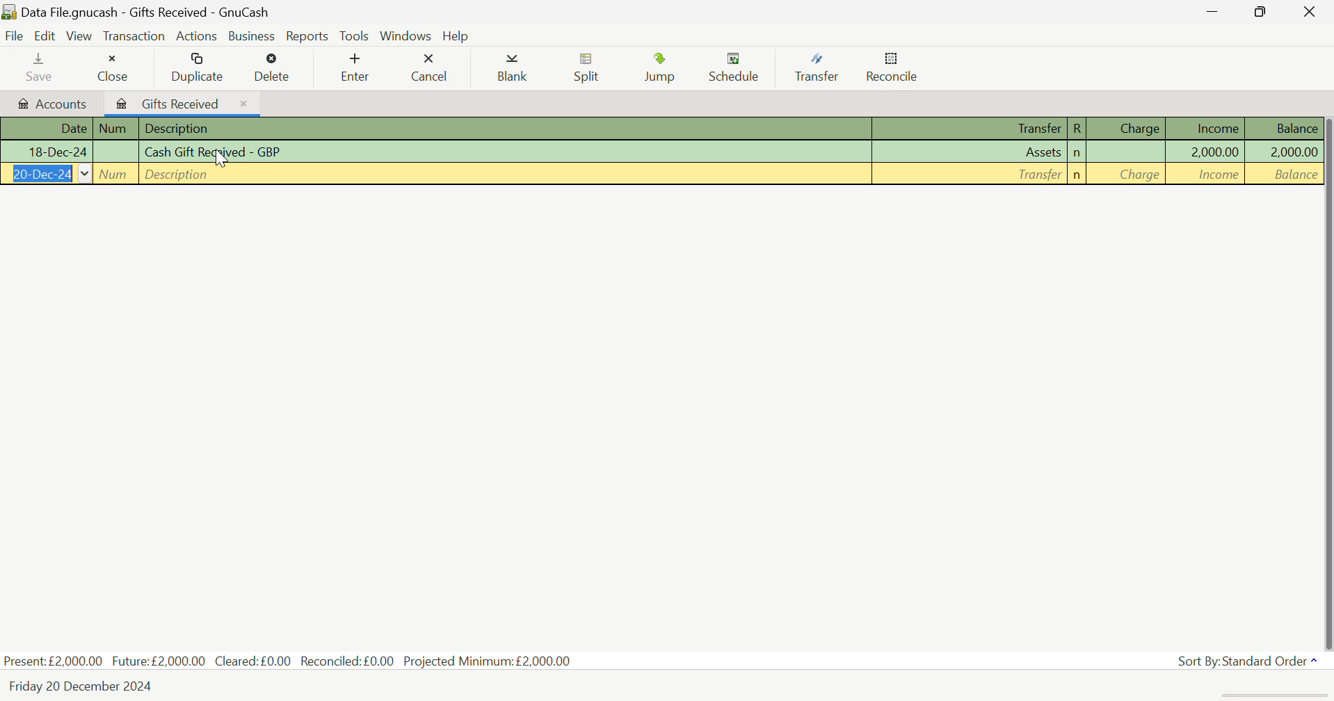 Image resolution: width=1334 pixels, height=701 pixels. What do you see at coordinates (738, 68) in the screenshot?
I see `Schedule` at bounding box center [738, 68].